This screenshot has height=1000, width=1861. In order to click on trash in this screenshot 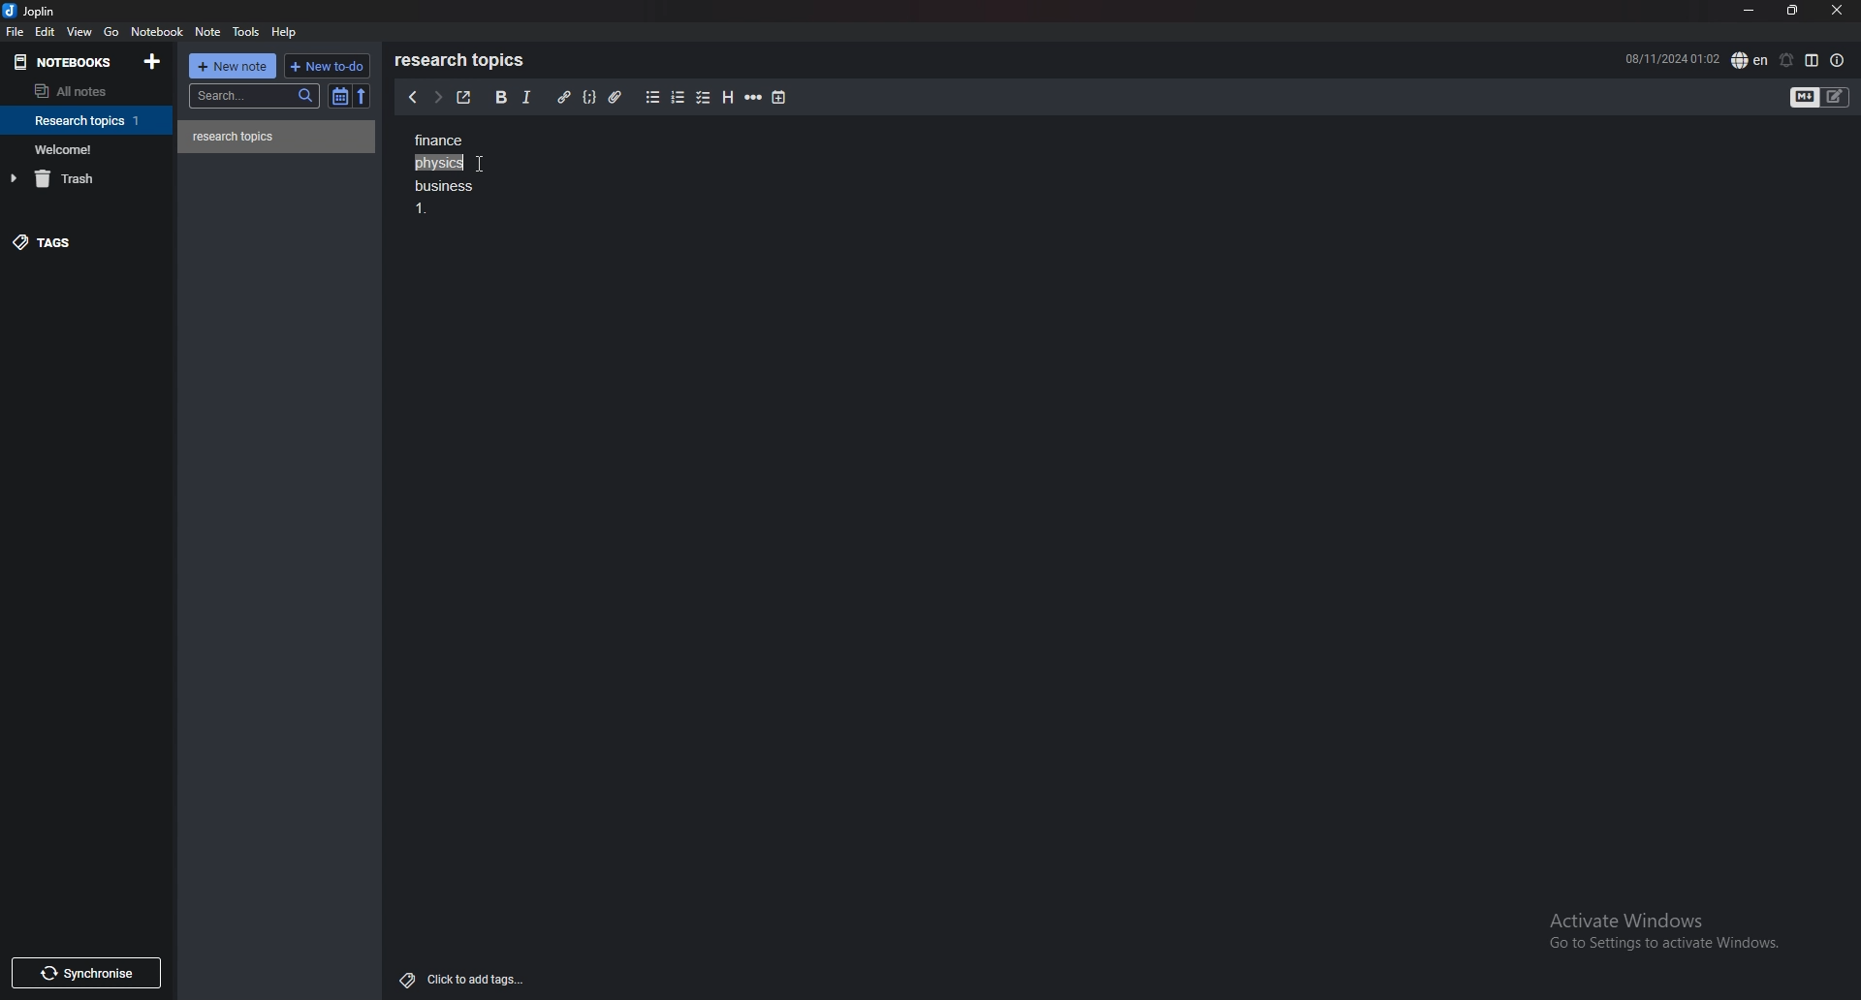, I will do `click(90, 178)`.